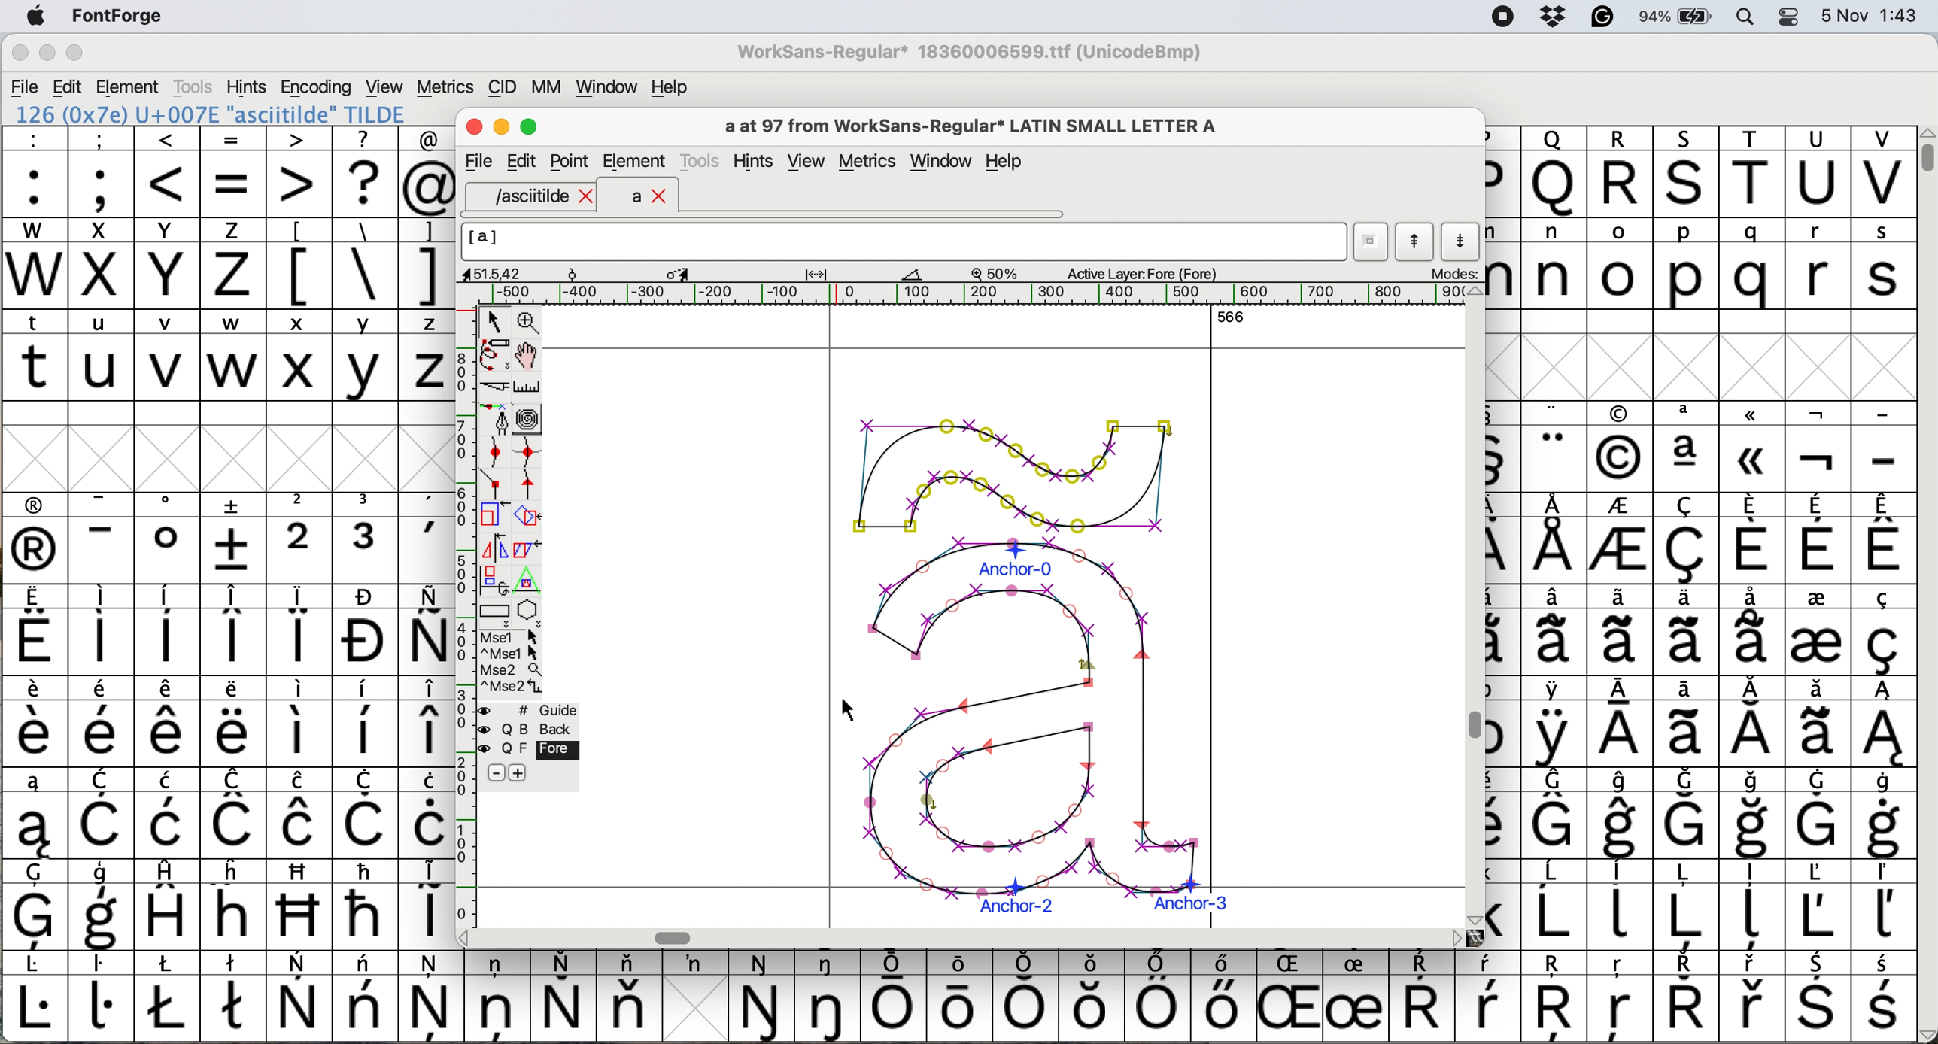 The height and width of the screenshot is (1044, 1938). Describe the element at coordinates (233, 263) in the screenshot. I see `z` at that location.